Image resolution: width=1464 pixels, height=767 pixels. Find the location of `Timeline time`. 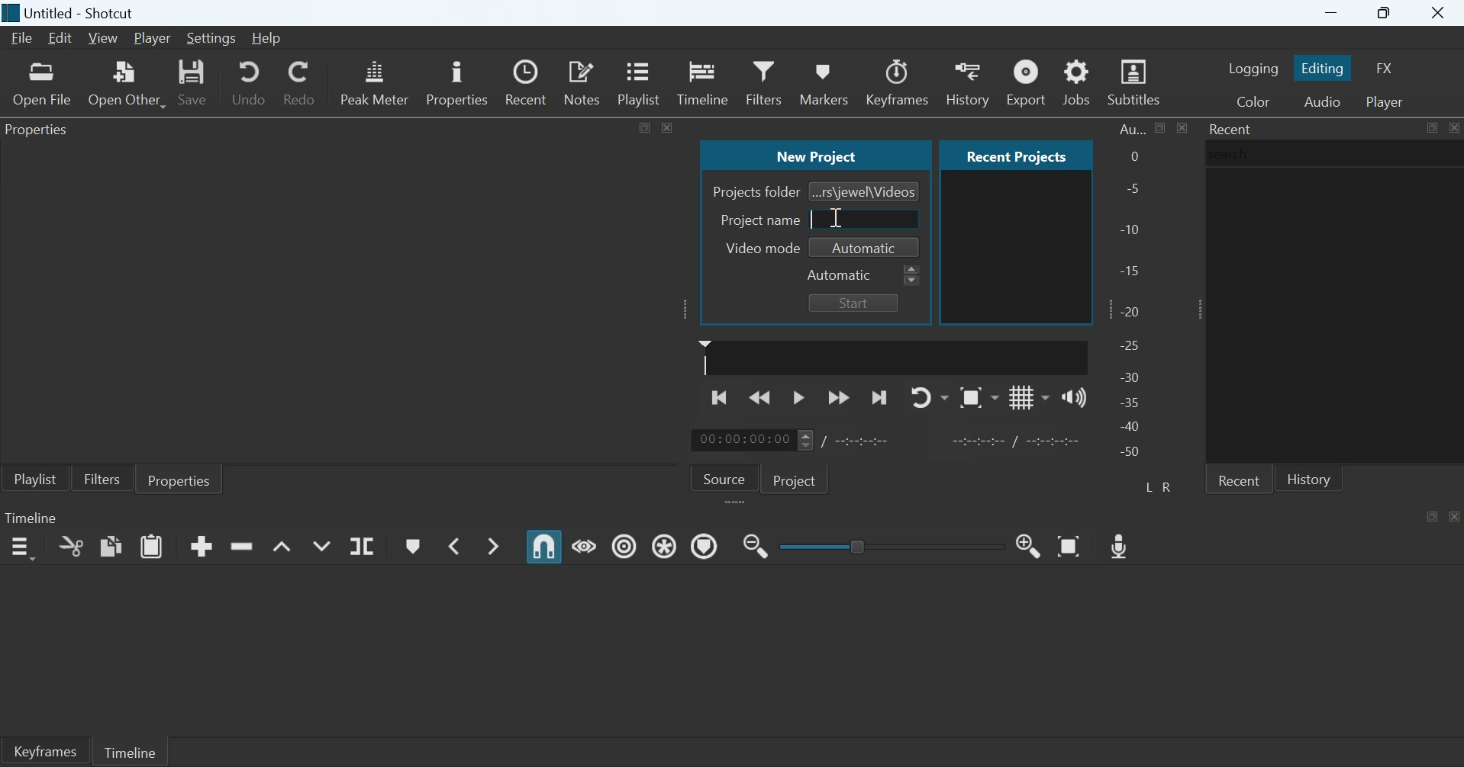

Timeline time is located at coordinates (742, 440).